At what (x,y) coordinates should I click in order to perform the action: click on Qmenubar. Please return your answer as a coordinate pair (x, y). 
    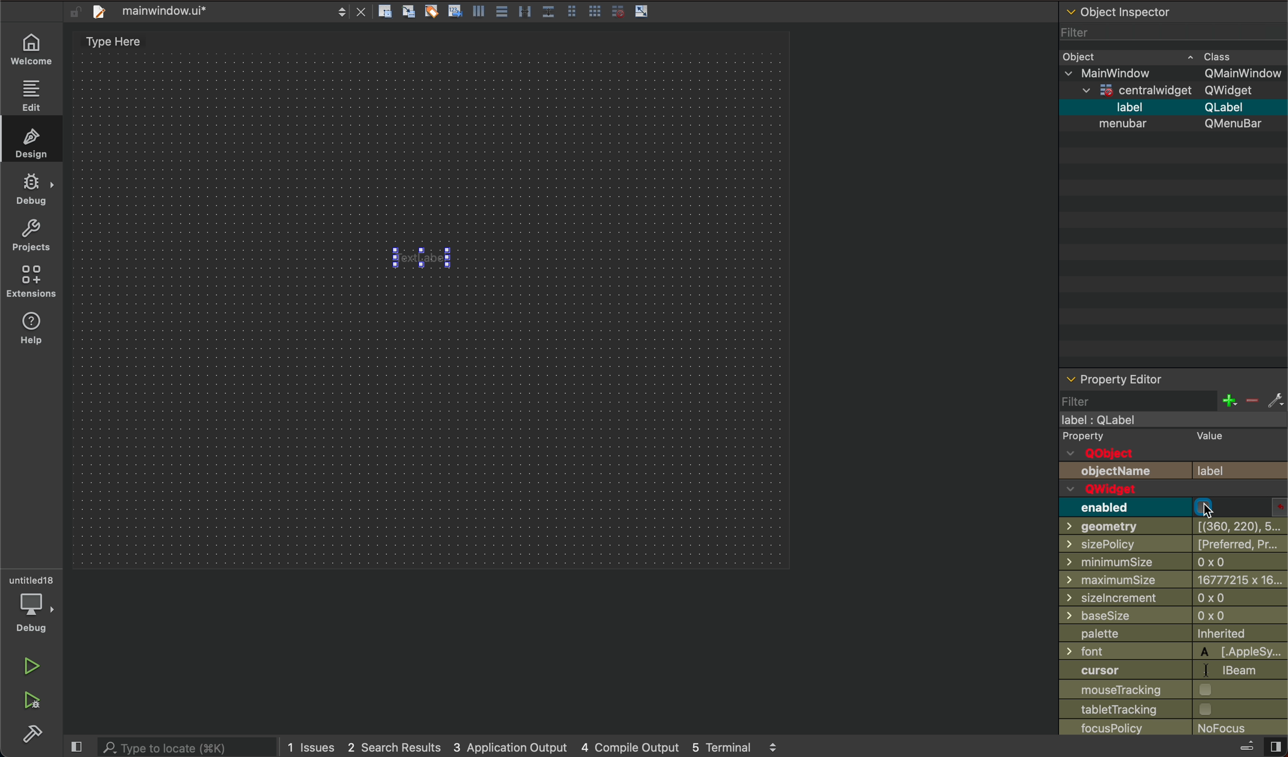
    Looking at the image, I should click on (1233, 126).